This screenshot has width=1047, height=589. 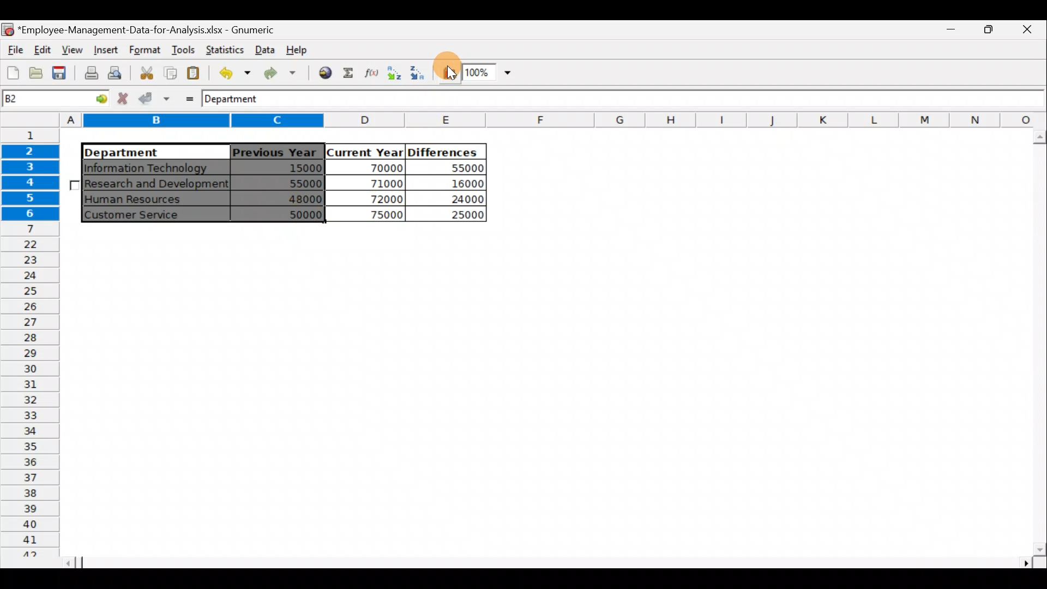 What do you see at coordinates (289, 213) in the screenshot?
I see `50000` at bounding box center [289, 213].